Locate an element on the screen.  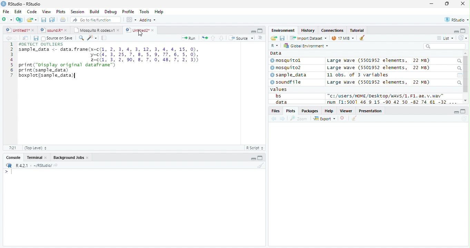
search is located at coordinates (459, 68).